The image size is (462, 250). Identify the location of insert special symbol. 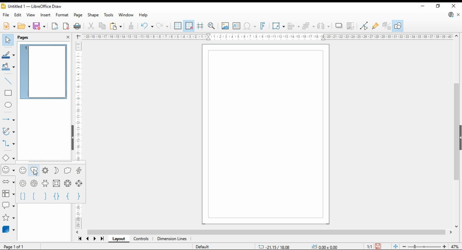
(250, 26).